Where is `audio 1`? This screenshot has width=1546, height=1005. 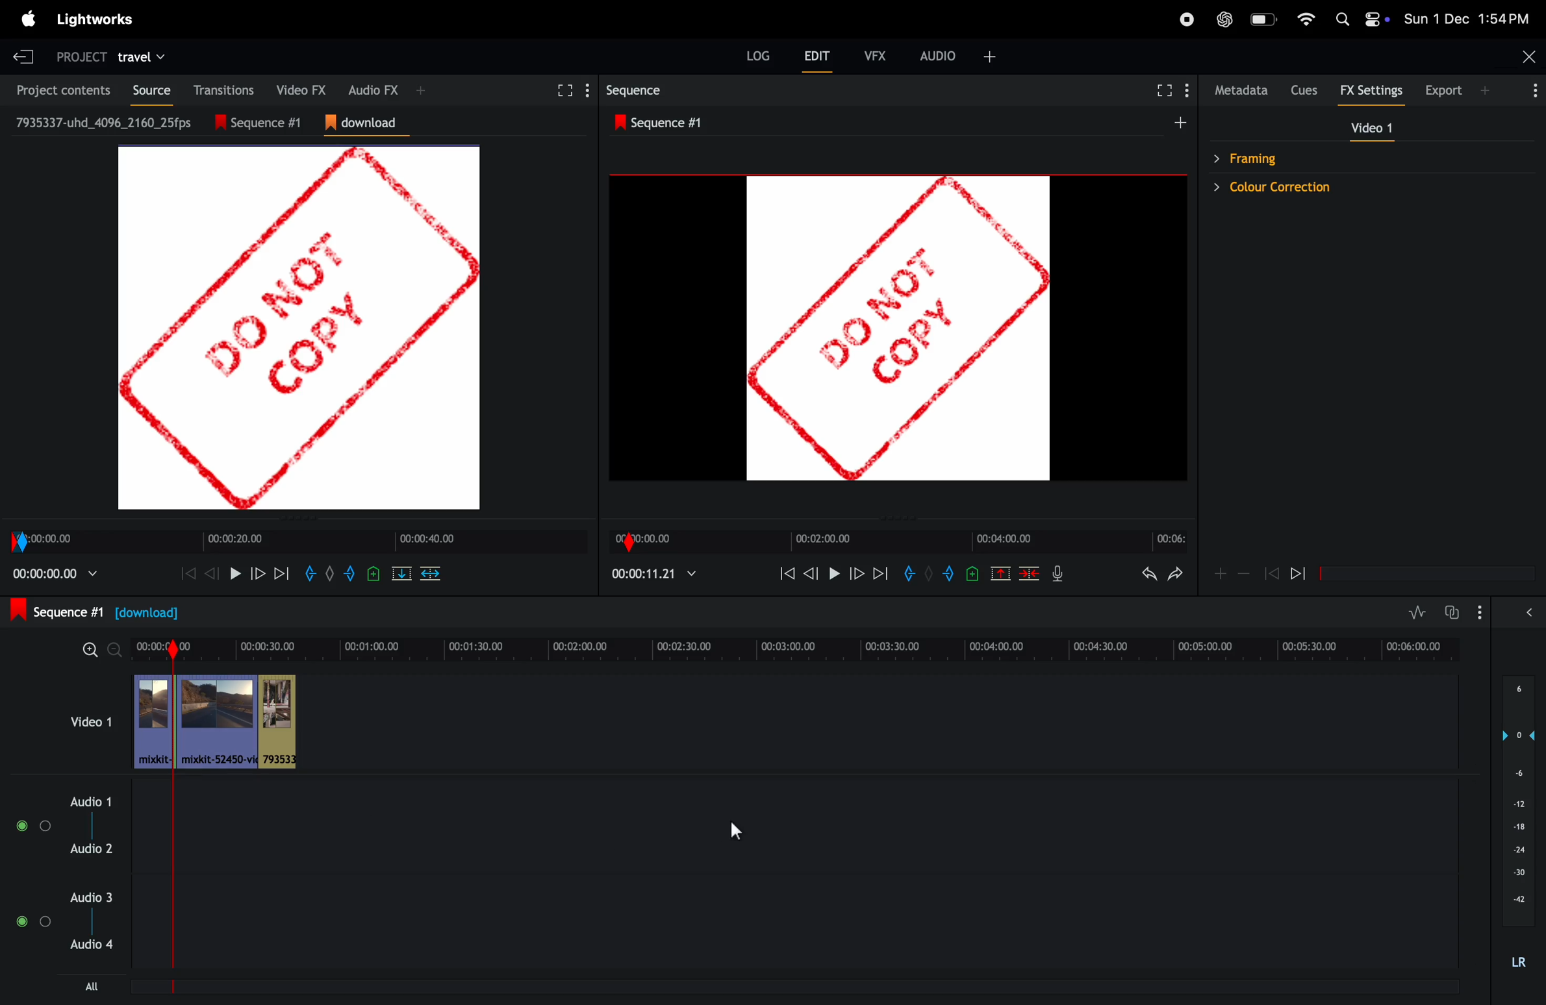
audio 1 is located at coordinates (87, 802).